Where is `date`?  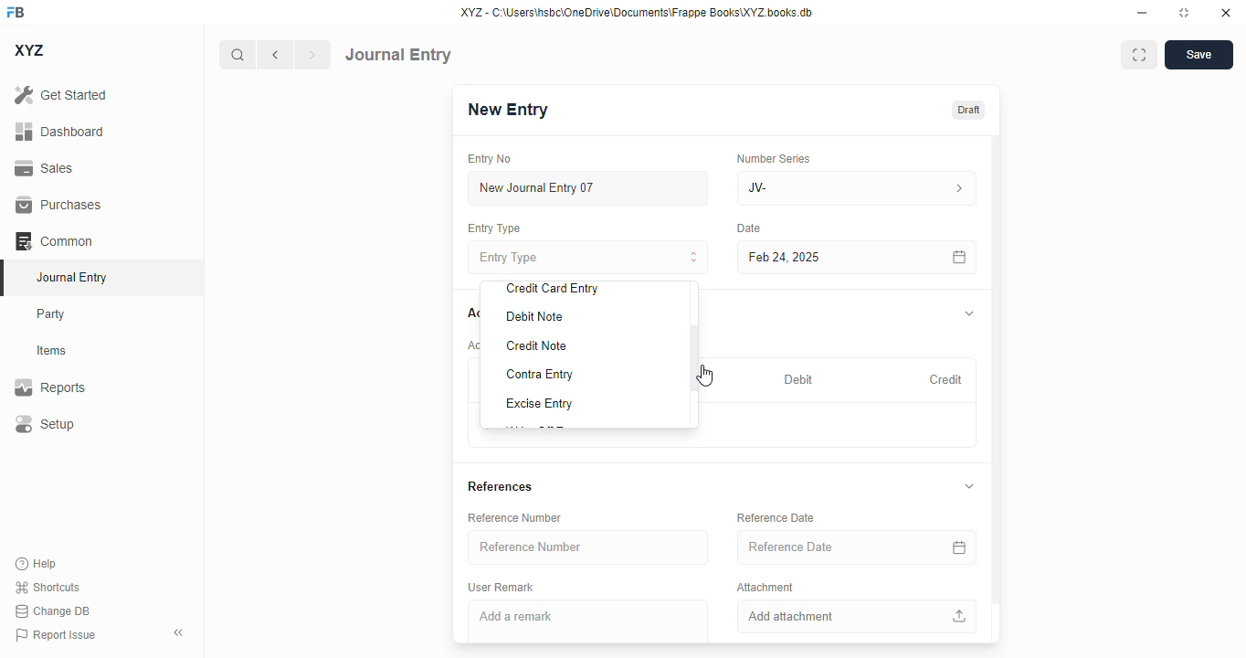
date is located at coordinates (749, 228).